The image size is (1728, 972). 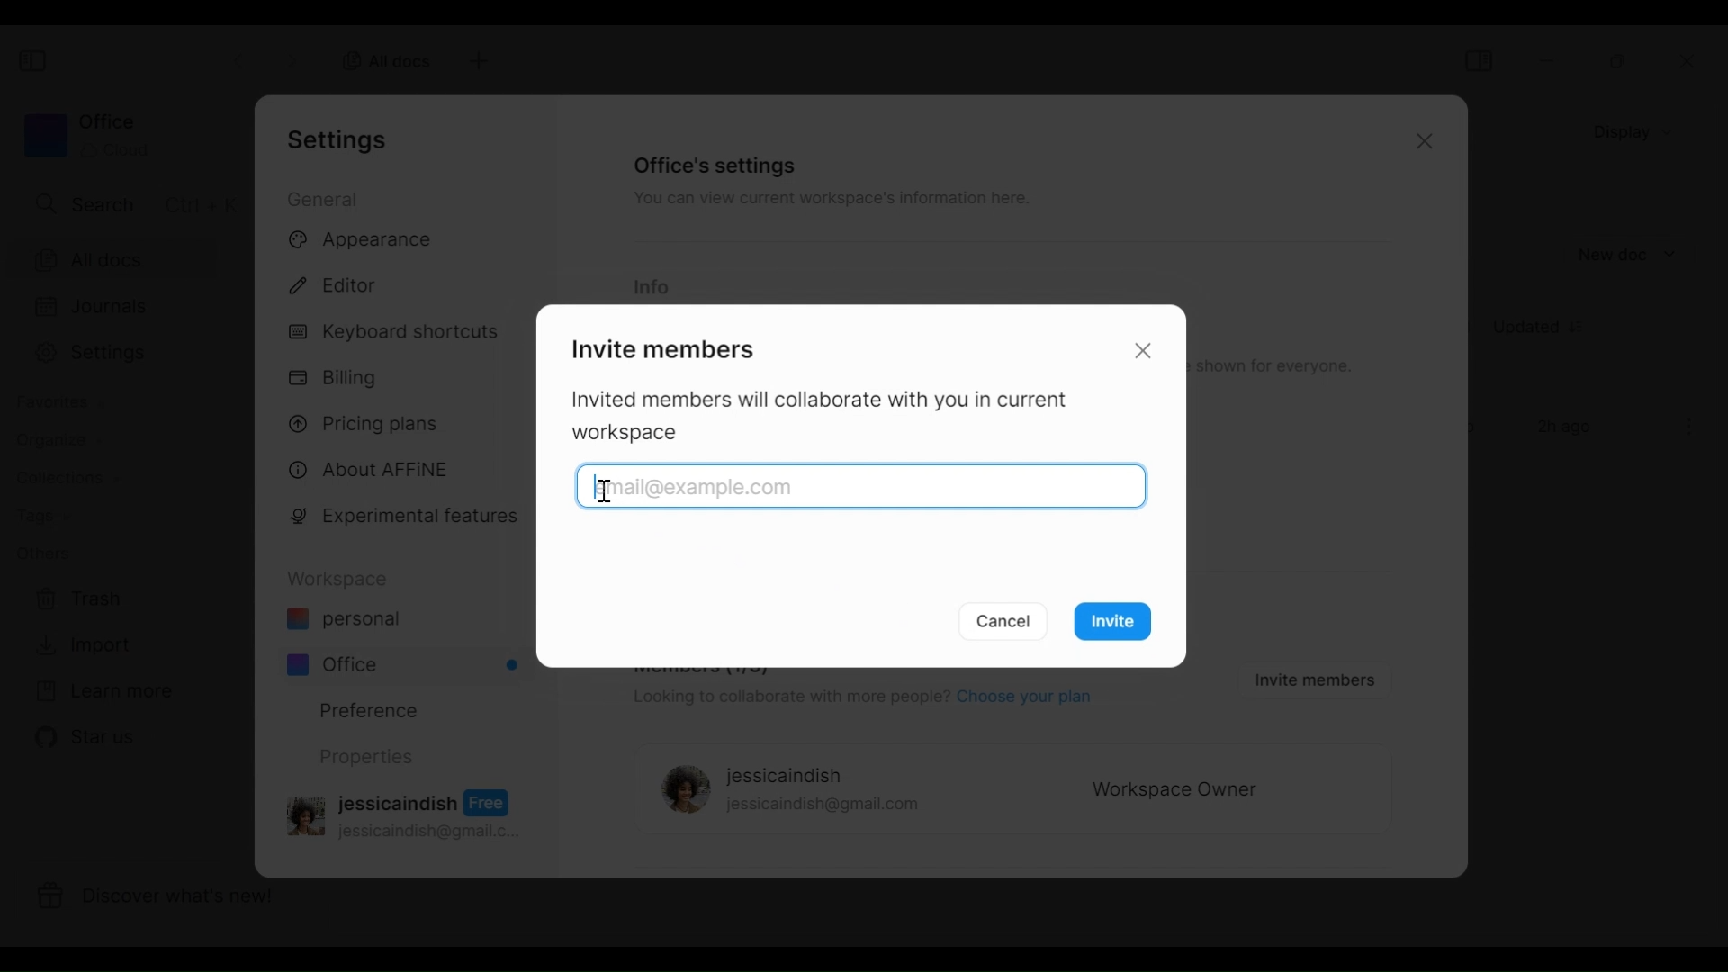 What do you see at coordinates (366, 241) in the screenshot?
I see `Appearance` at bounding box center [366, 241].